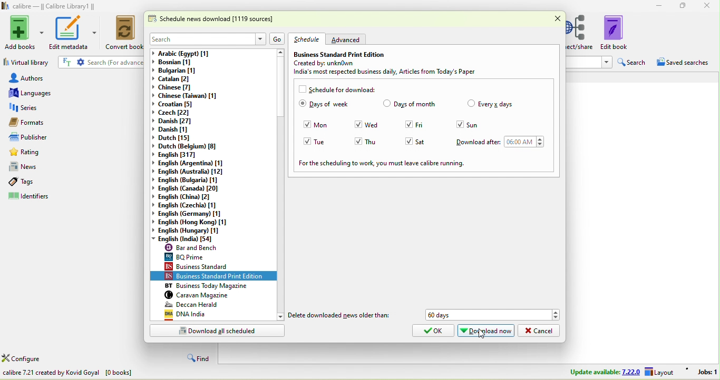 The width and height of the screenshot is (720, 380). I want to click on Checkbox, so click(301, 104).